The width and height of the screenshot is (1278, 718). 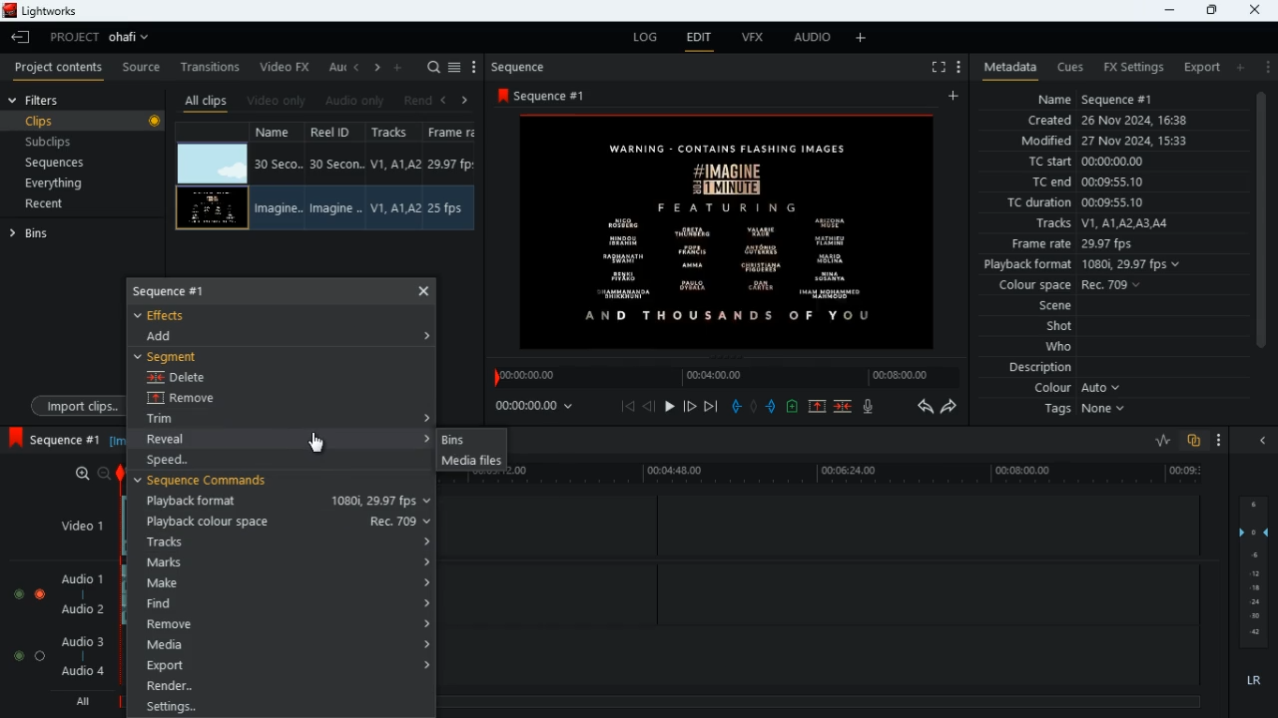 What do you see at coordinates (1155, 441) in the screenshot?
I see `rate` at bounding box center [1155, 441].